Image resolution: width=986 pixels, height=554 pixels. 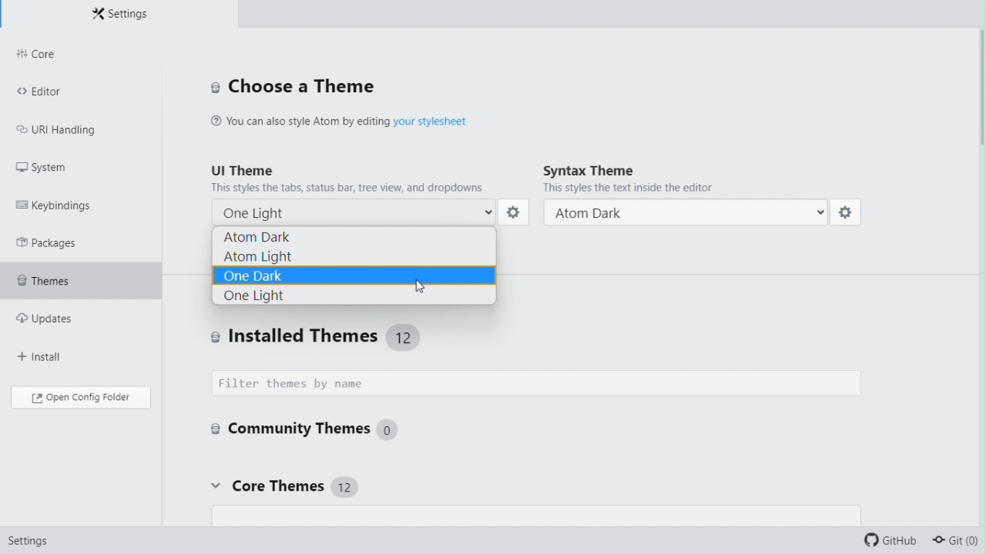 What do you see at coordinates (51, 168) in the screenshot?
I see `System` at bounding box center [51, 168].